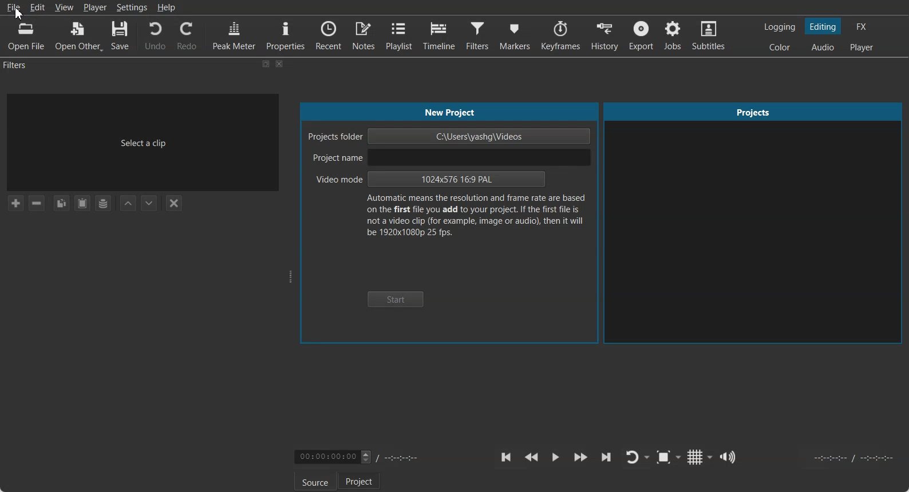  Describe the element at coordinates (824, 26) in the screenshot. I see `Switch to the Editing layout` at that location.